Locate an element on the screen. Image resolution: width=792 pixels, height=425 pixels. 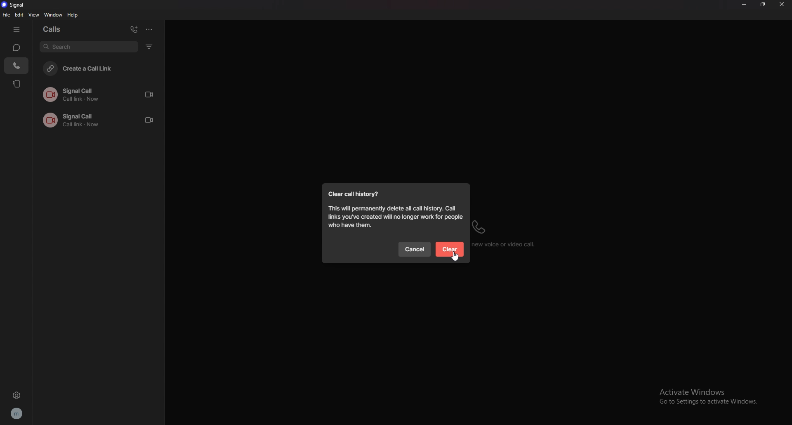
cursor is located at coordinates (455, 257).